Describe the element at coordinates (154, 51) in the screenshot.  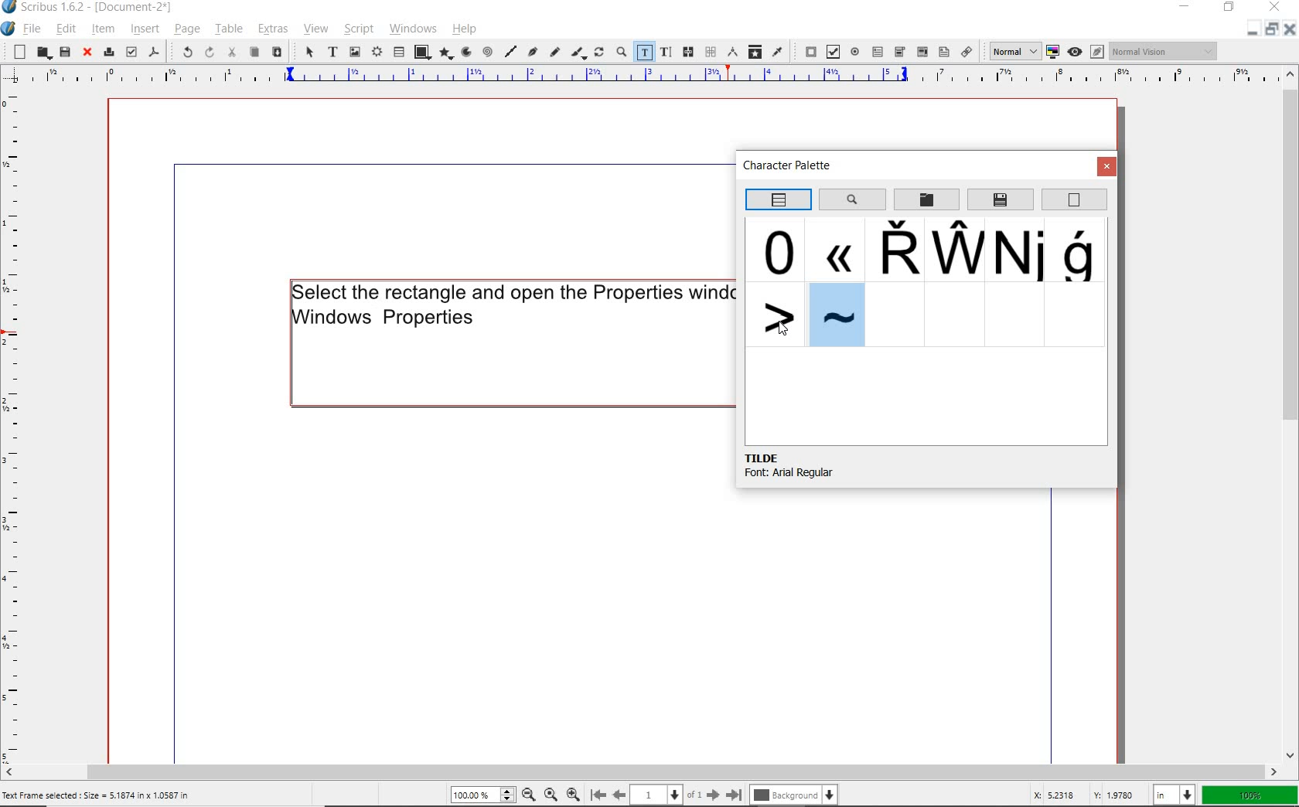
I see `save as pdf` at that location.